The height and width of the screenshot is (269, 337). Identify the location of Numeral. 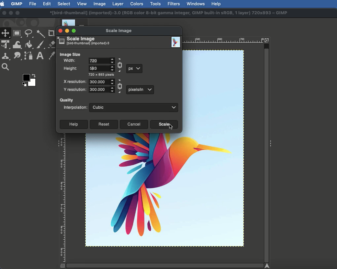
(101, 68).